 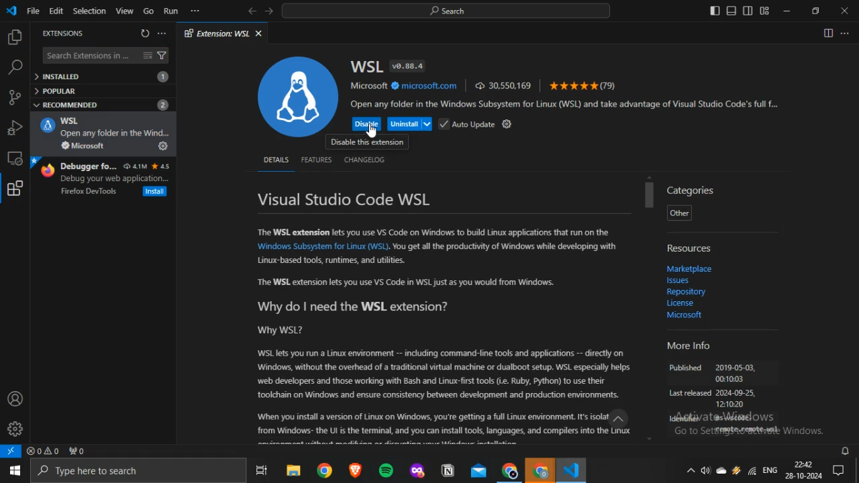 What do you see at coordinates (138, 471) in the screenshot?
I see `Type here to search` at bounding box center [138, 471].